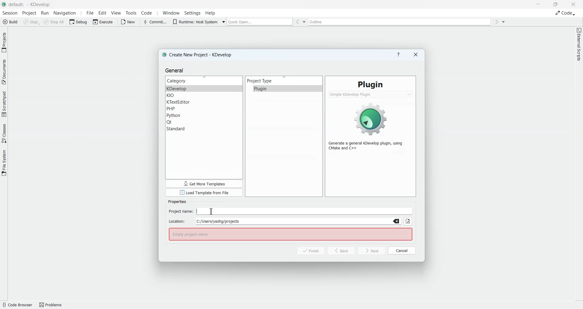 The image size is (583, 309). Describe the element at coordinates (170, 13) in the screenshot. I see `Window` at that location.